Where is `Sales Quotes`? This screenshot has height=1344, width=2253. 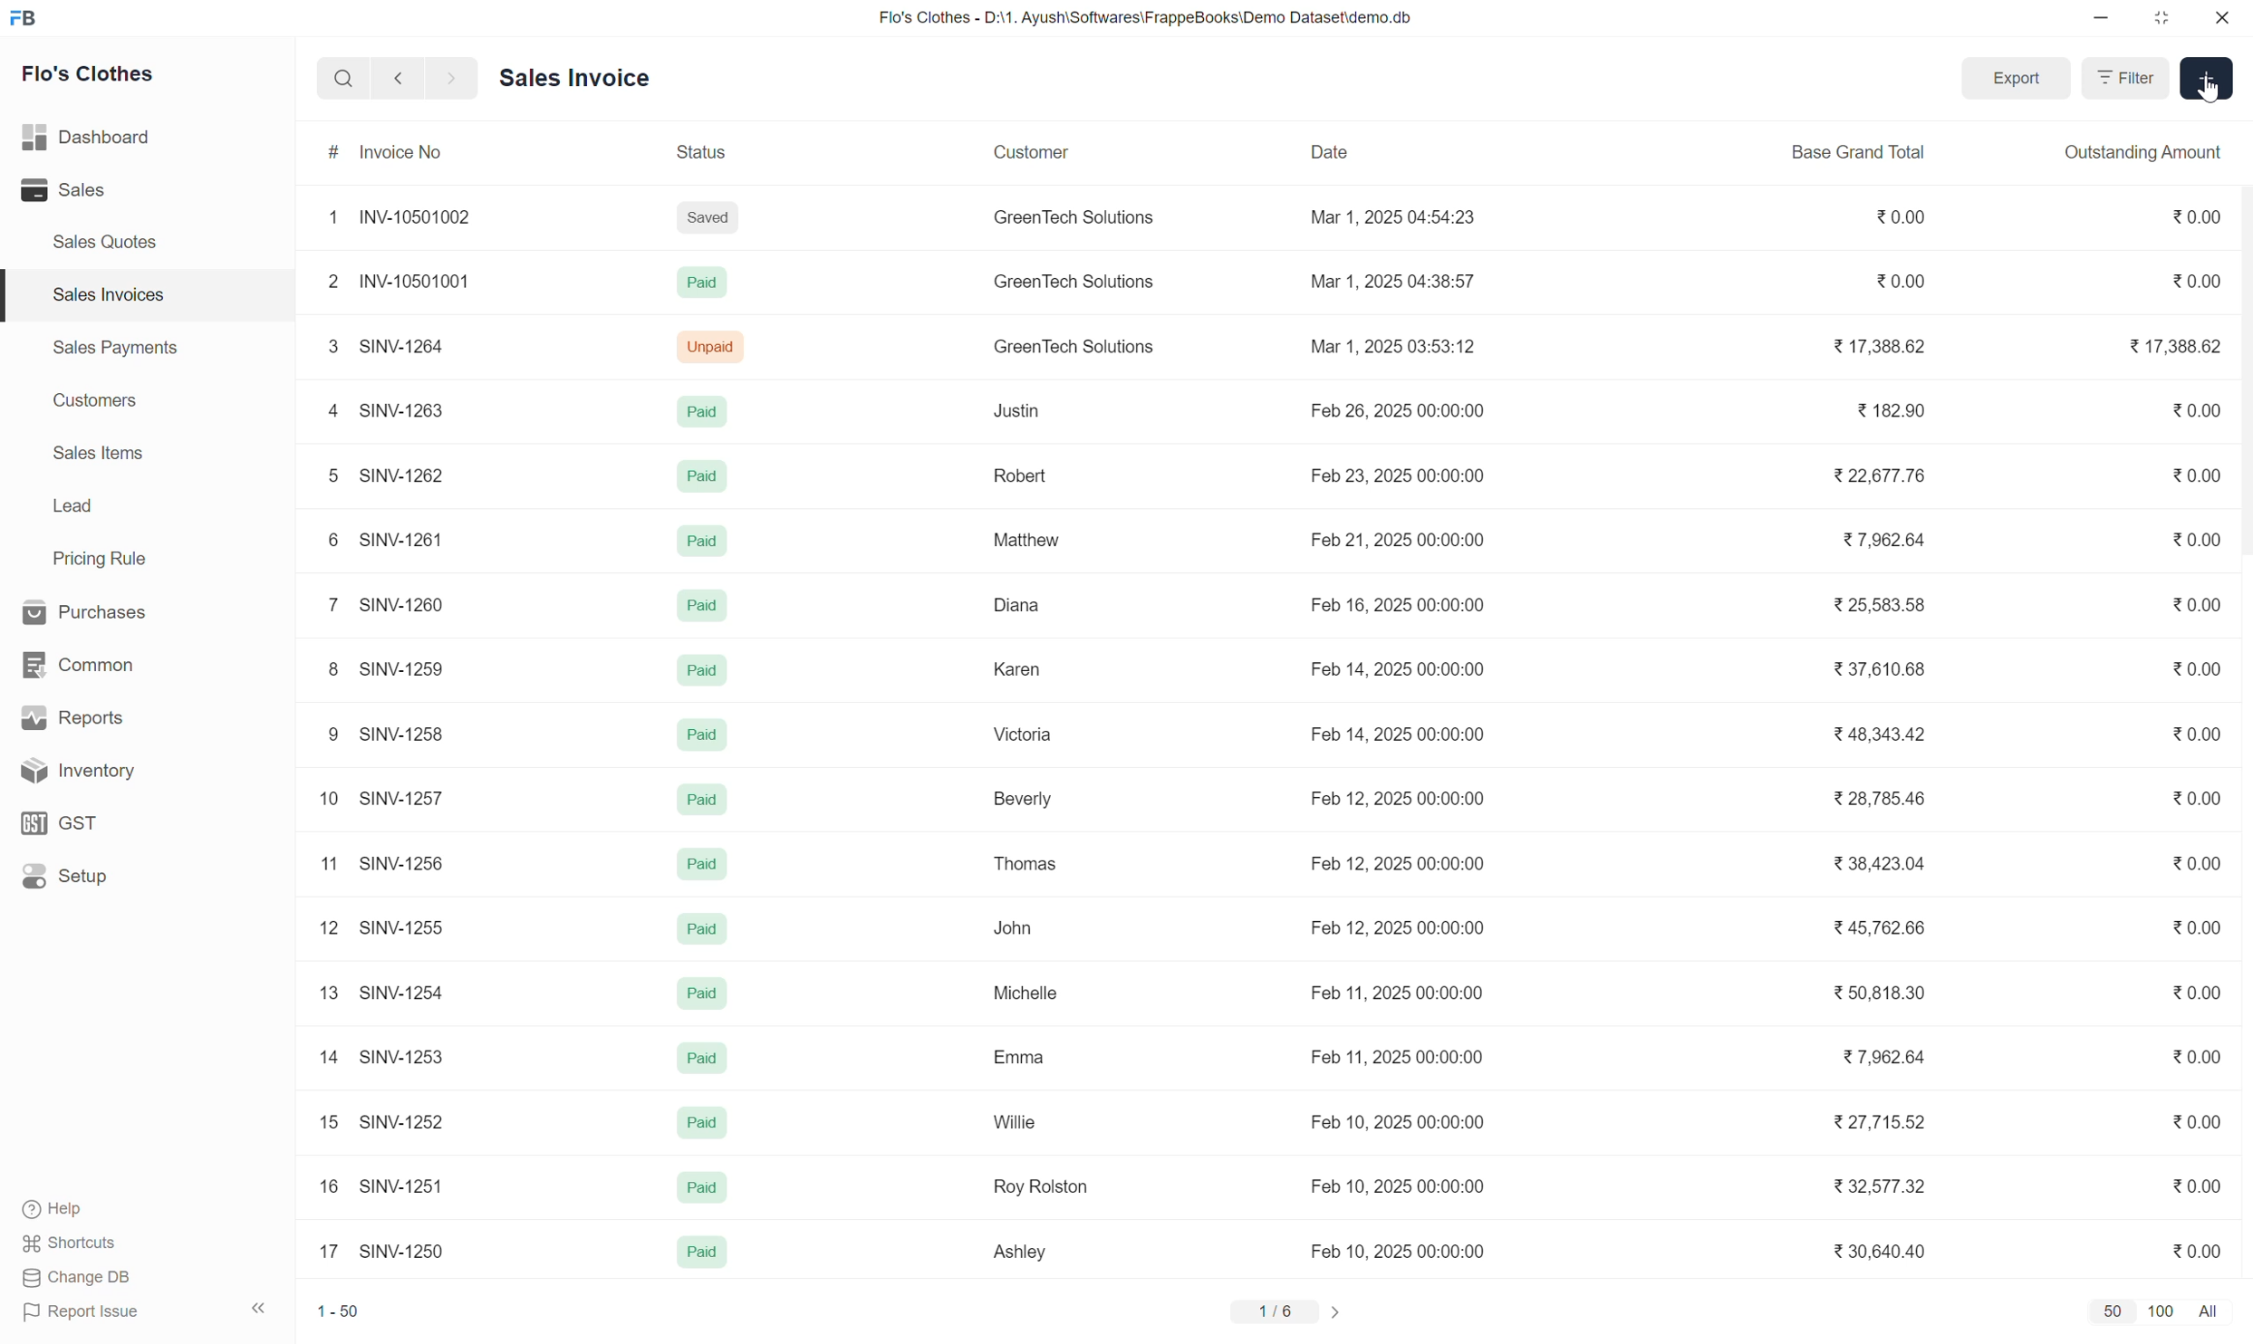
Sales Quotes is located at coordinates (105, 241).